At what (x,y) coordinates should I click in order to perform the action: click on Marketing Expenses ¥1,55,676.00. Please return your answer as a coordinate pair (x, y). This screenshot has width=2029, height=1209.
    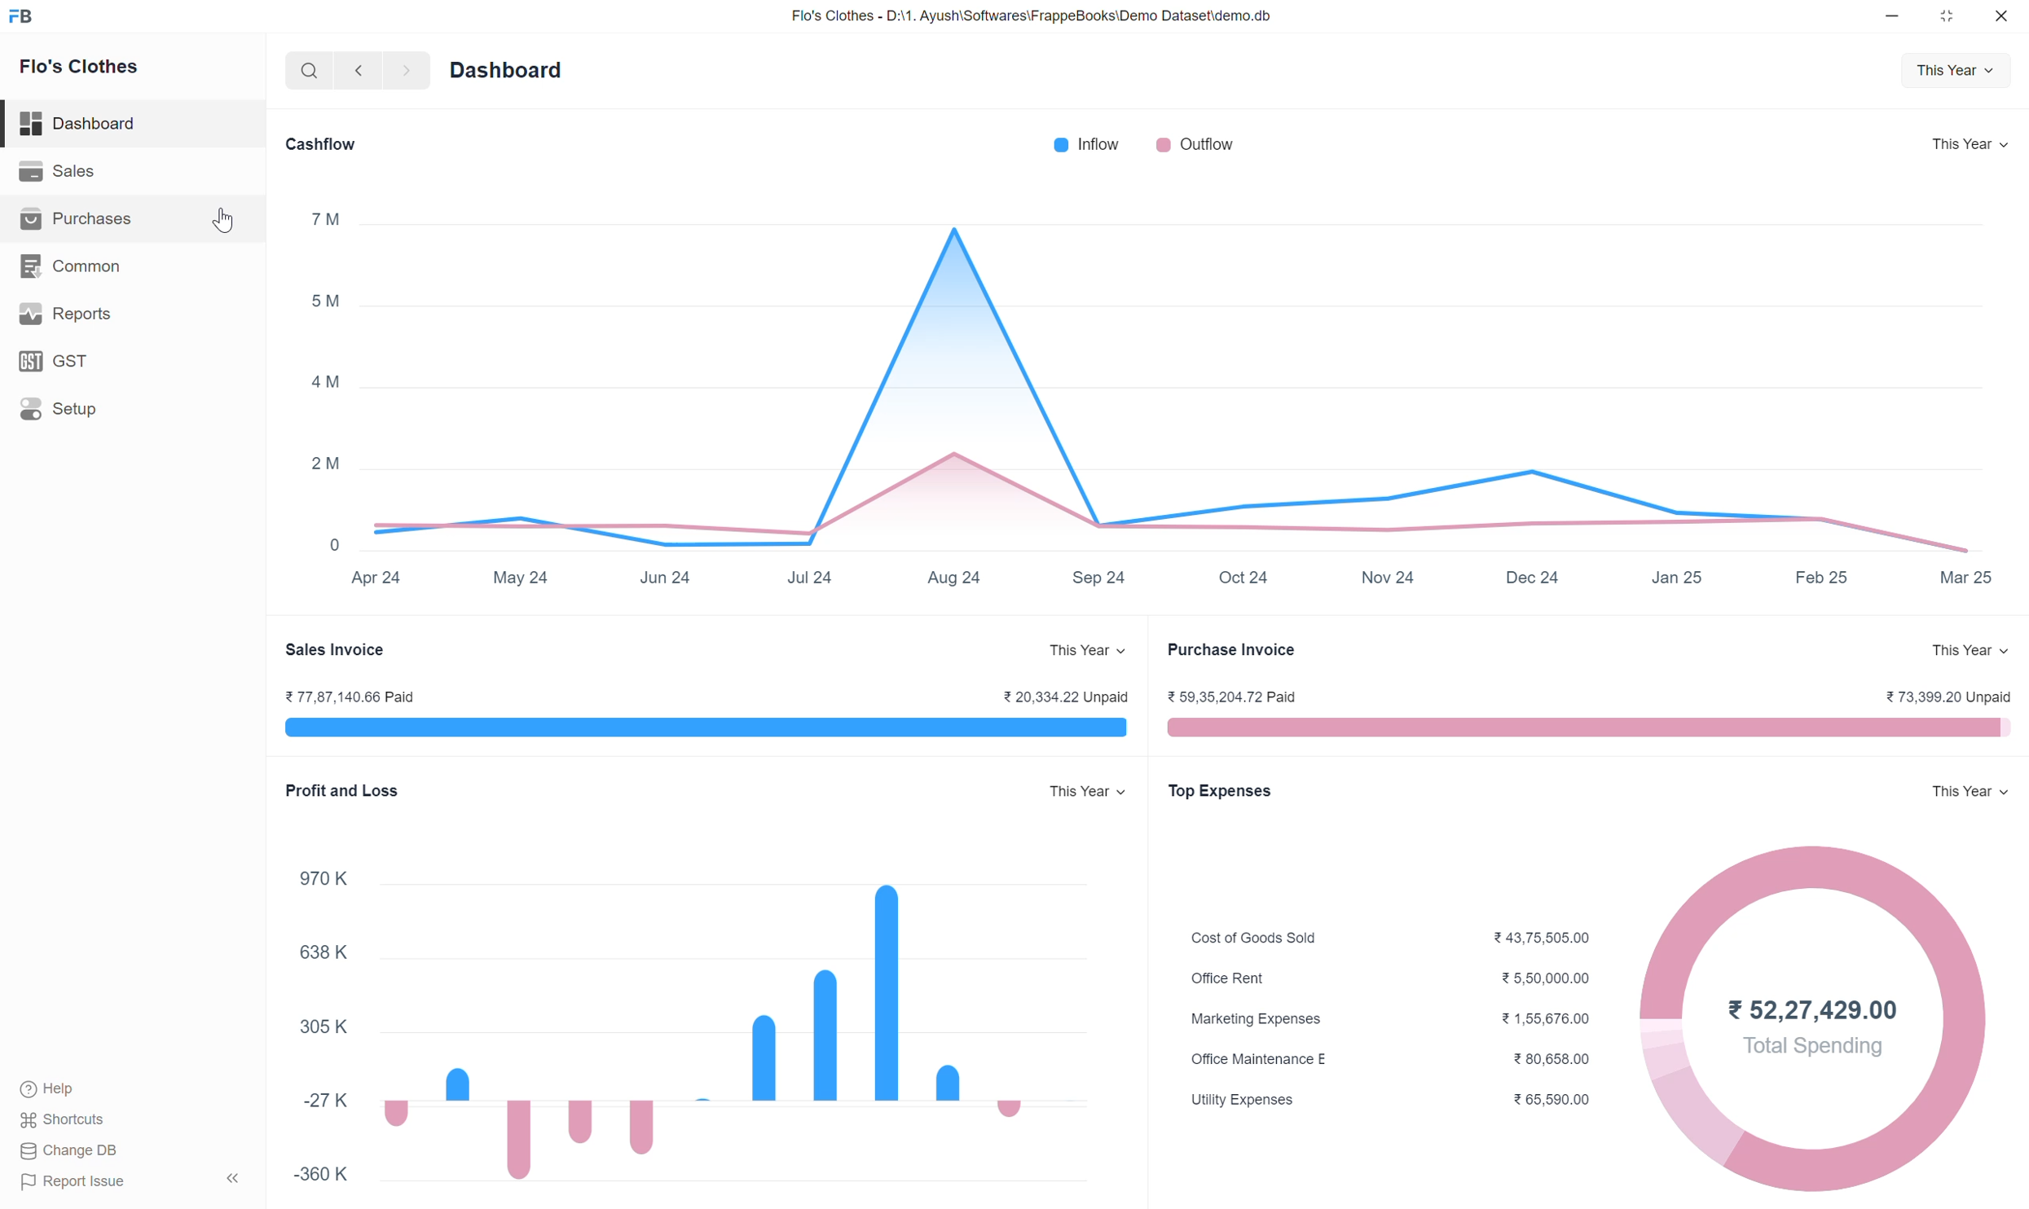
    Looking at the image, I should click on (1377, 1020).